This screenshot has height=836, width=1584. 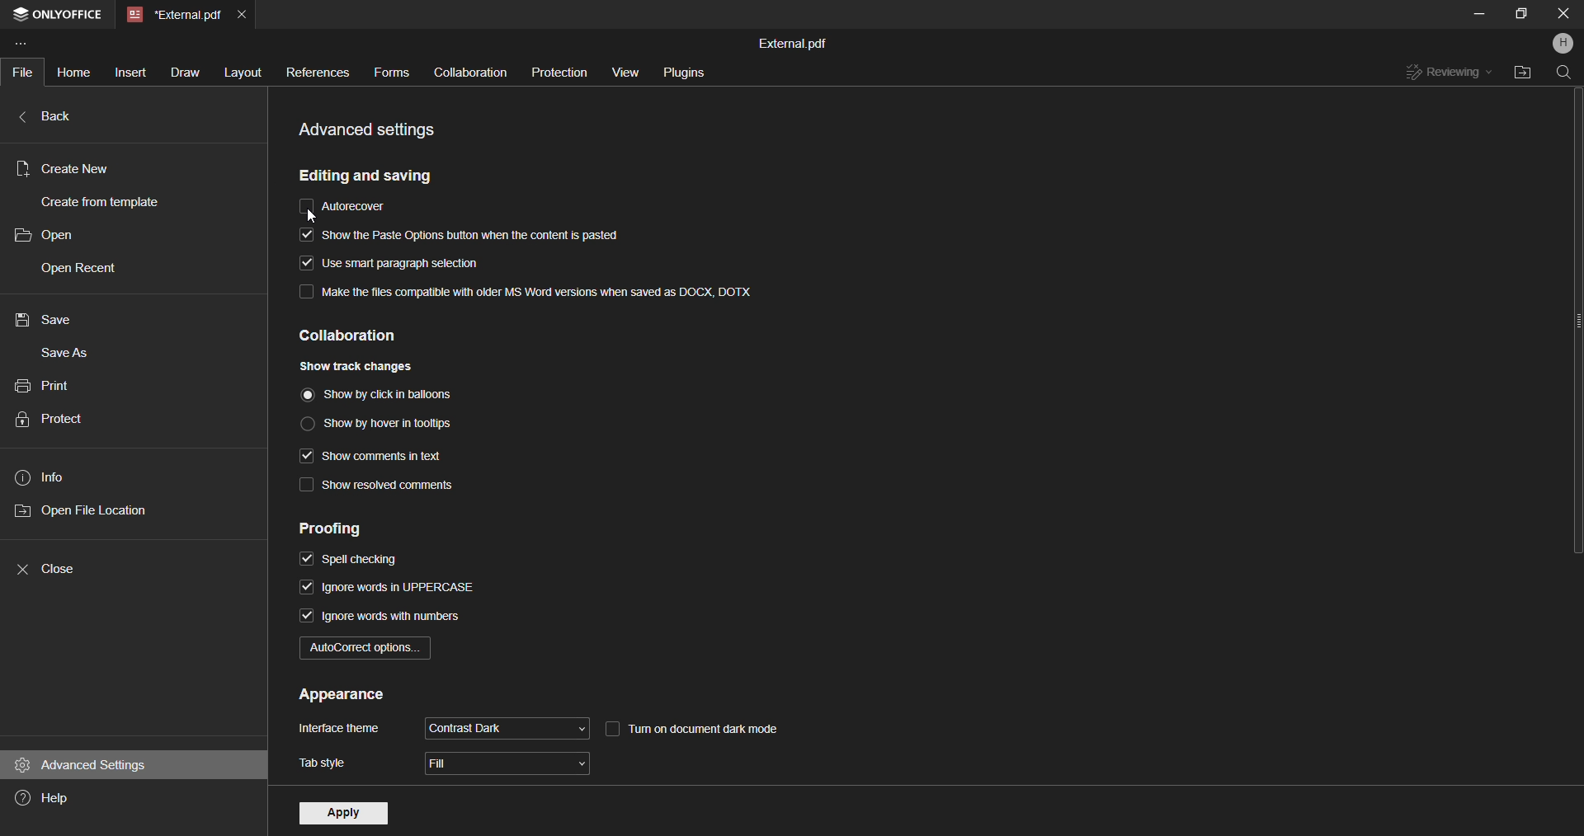 What do you see at coordinates (60, 418) in the screenshot?
I see `protect` at bounding box center [60, 418].